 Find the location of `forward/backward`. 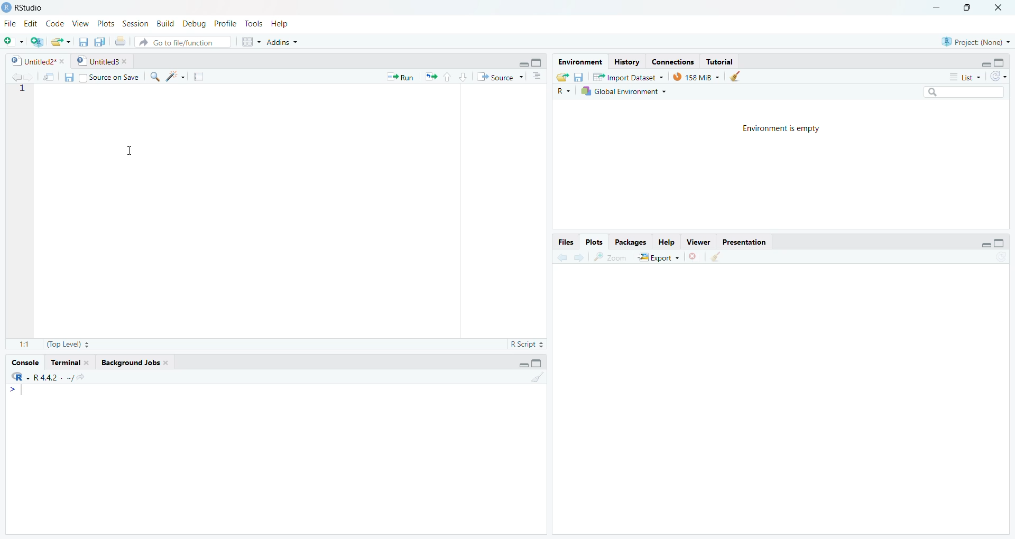

forward/backward is located at coordinates (574, 255).